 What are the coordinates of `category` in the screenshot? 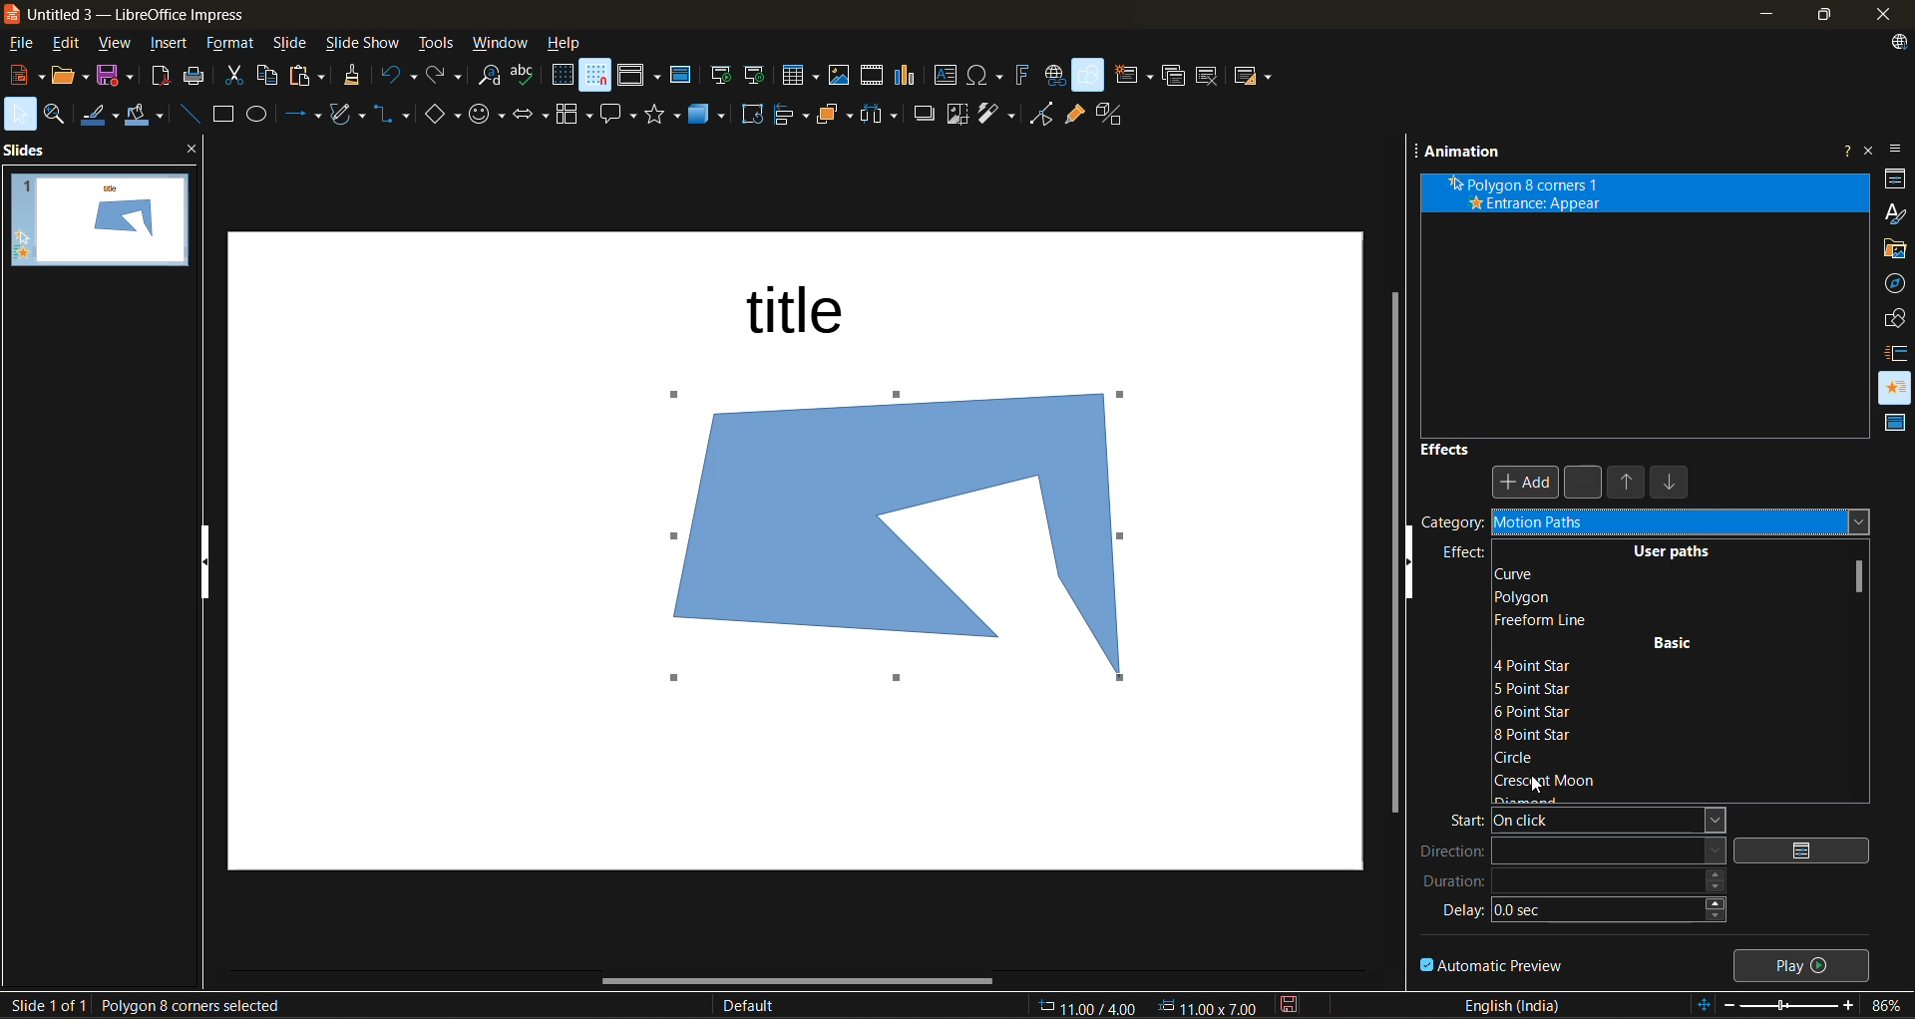 It's located at (1449, 528).